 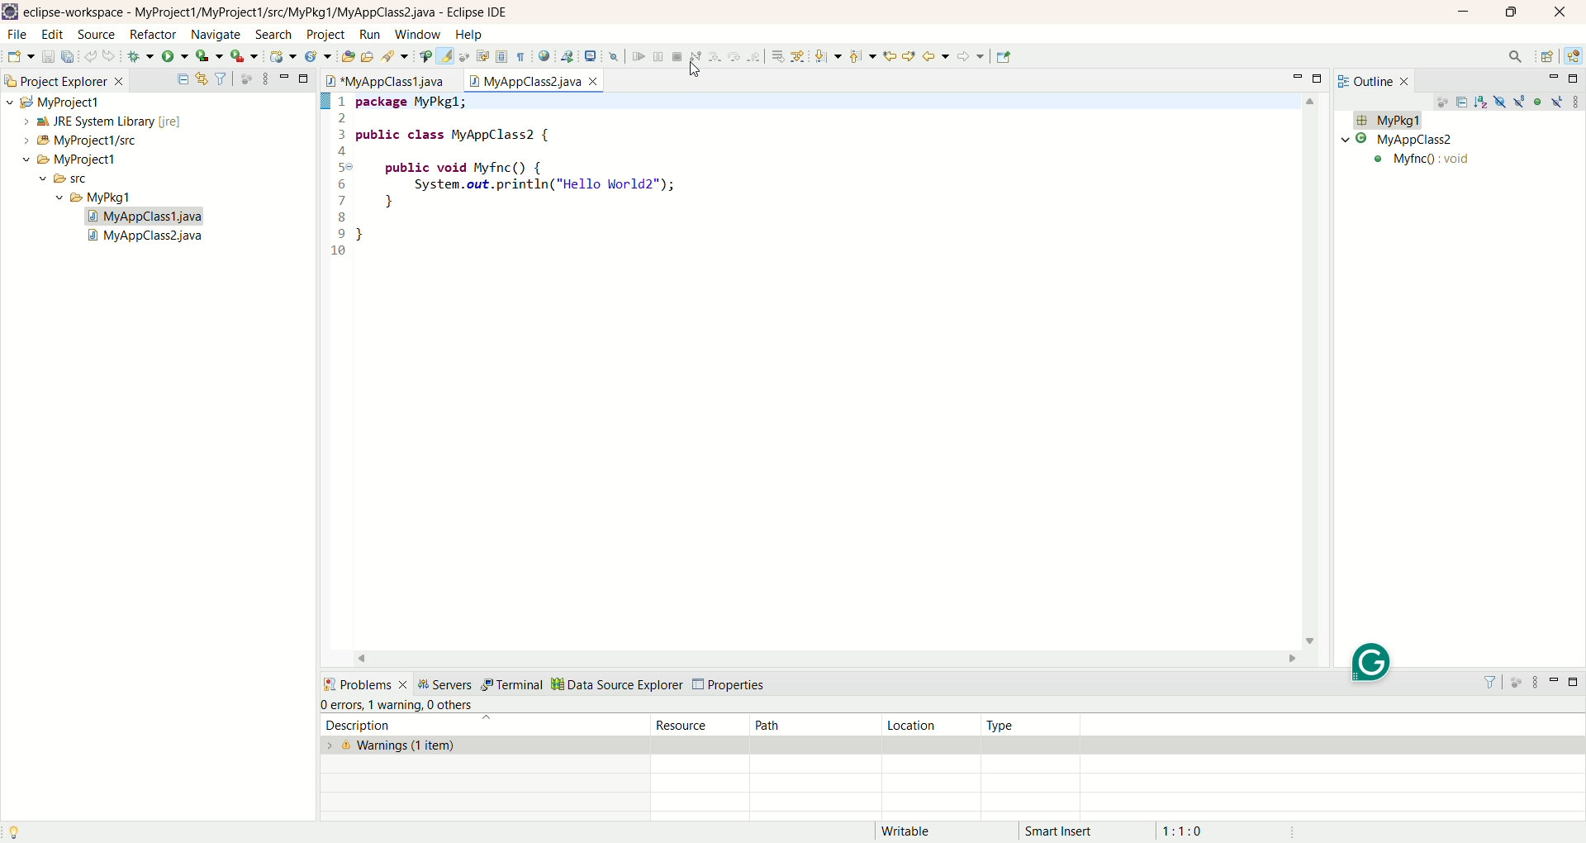 I want to click on resource, so click(x=702, y=724).